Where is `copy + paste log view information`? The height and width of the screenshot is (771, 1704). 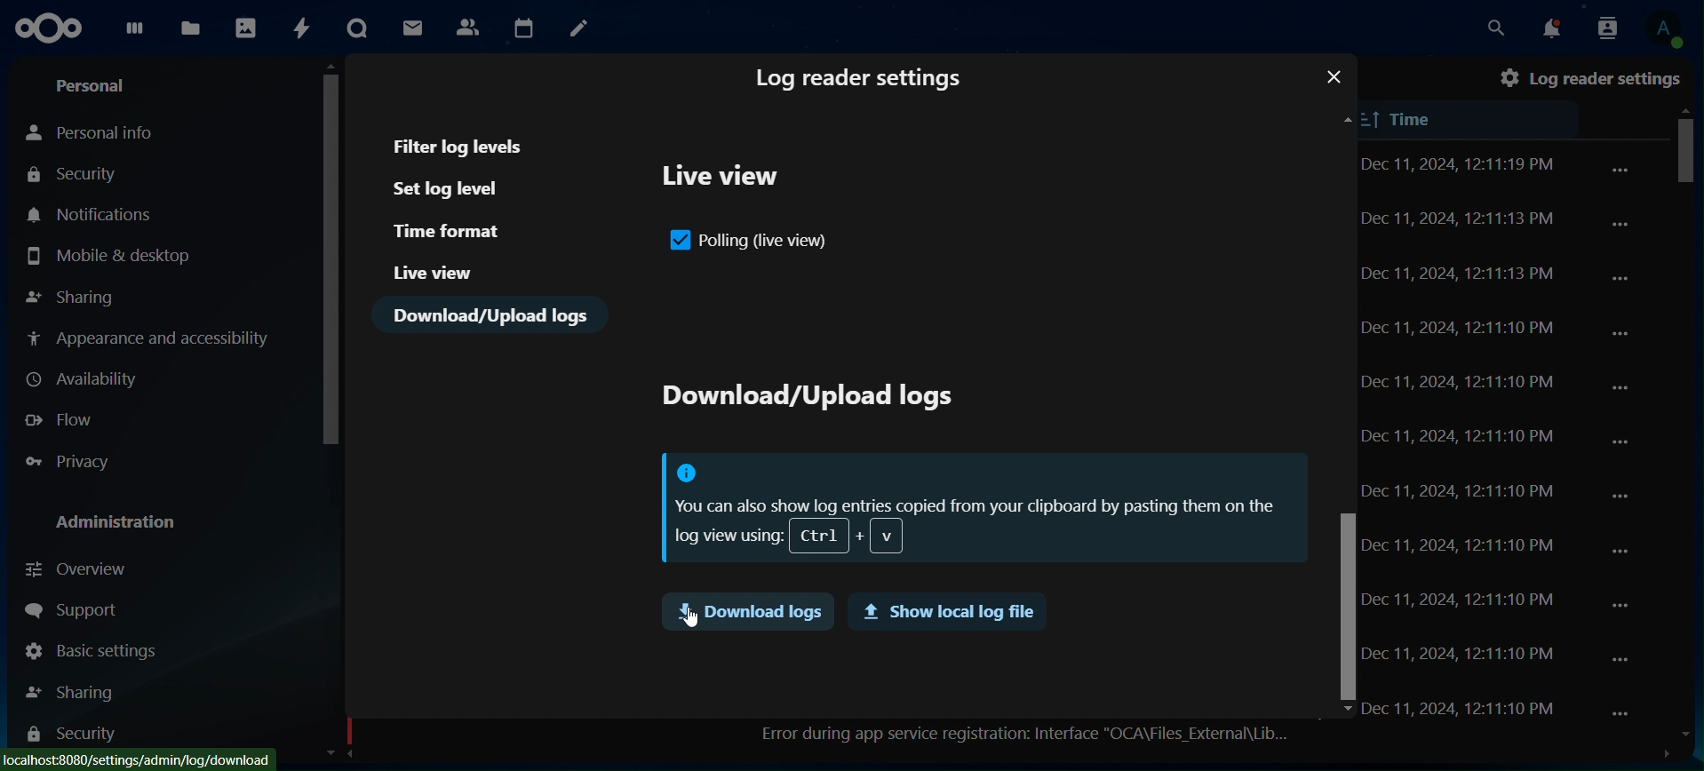
copy + paste log view information is located at coordinates (980, 509).